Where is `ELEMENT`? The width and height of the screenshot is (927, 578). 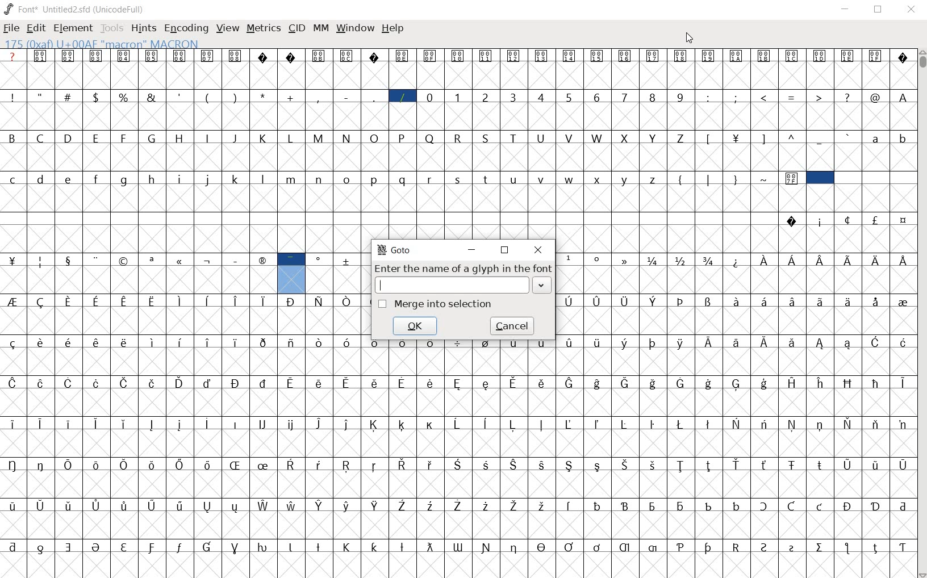 ELEMENT is located at coordinates (74, 30).